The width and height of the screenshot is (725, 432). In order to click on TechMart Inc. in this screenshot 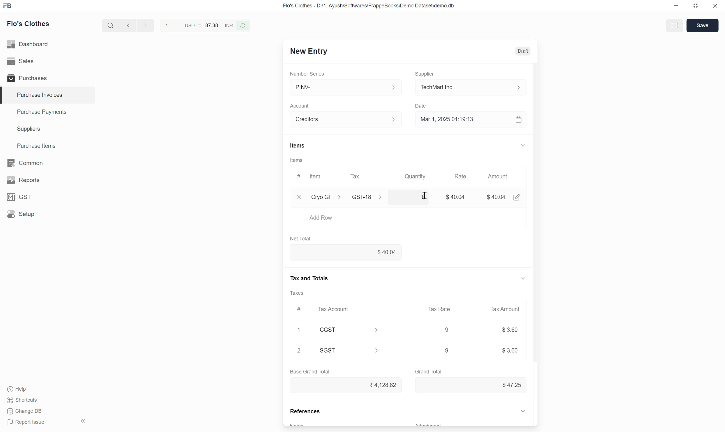, I will do `click(474, 87)`.